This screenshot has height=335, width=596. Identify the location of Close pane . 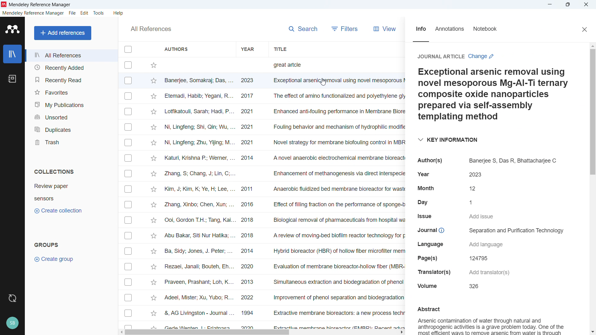
(584, 30).